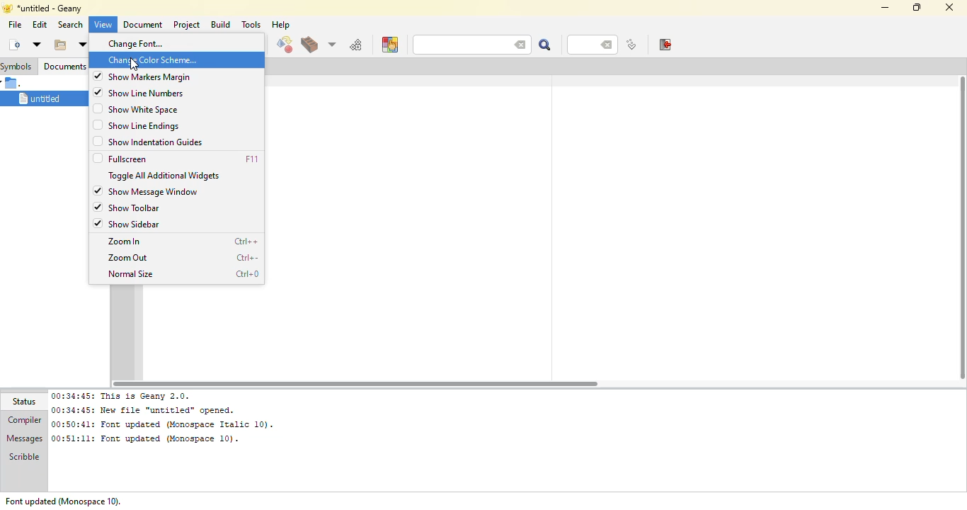 This screenshot has width=967, height=510. I want to click on search, so click(69, 24).